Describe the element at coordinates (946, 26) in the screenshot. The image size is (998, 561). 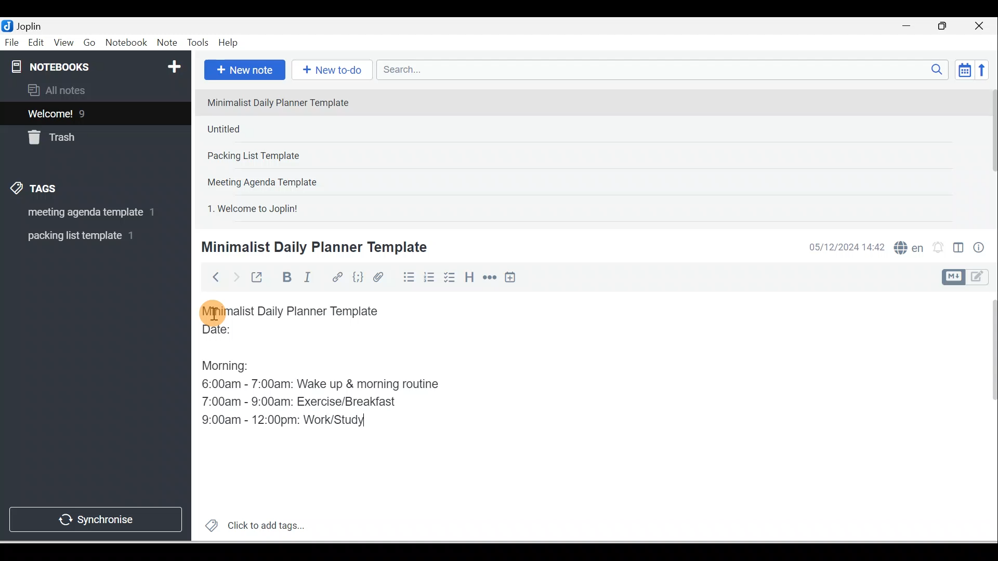
I see `Maximise` at that location.